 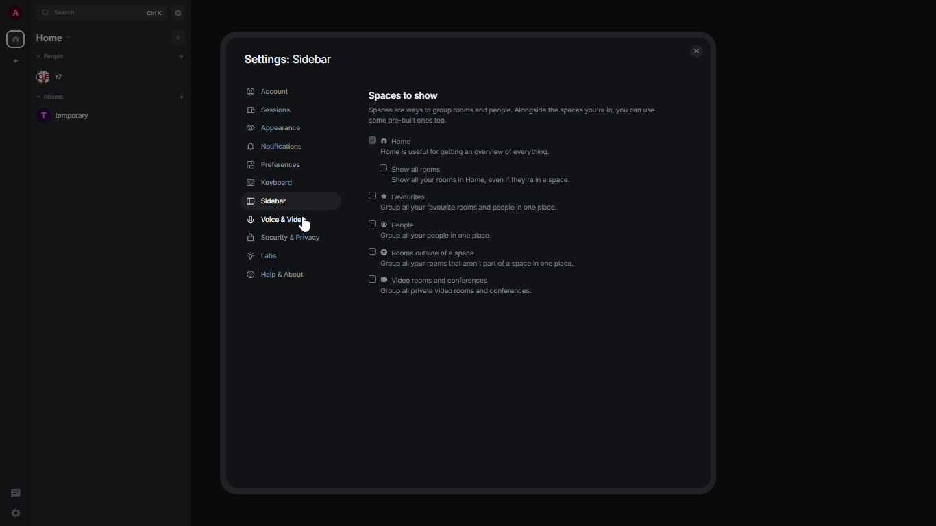 What do you see at coordinates (696, 49) in the screenshot?
I see `close` at bounding box center [696, 49].